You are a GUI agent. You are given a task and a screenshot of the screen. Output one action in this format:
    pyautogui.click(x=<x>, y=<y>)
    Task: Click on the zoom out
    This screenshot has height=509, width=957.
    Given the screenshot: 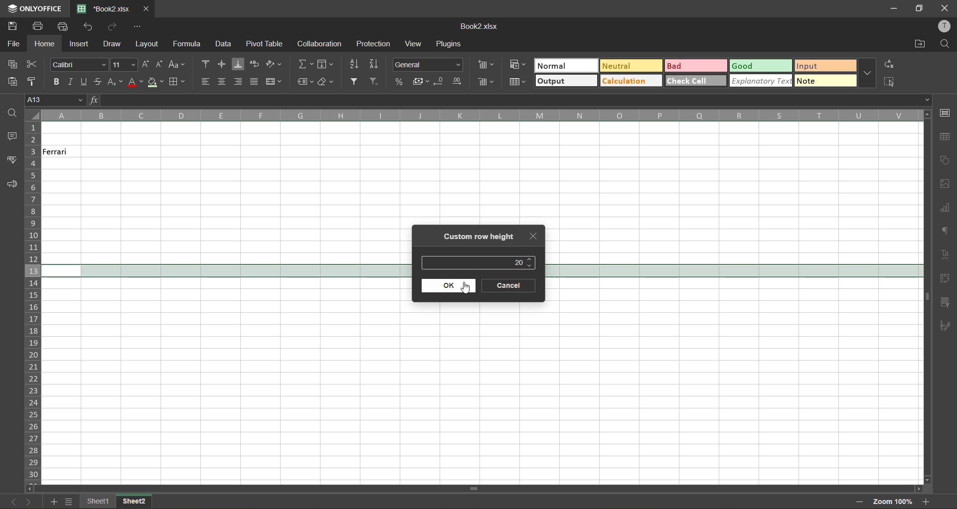 What is the action you would take?
    pyautogui.click(x=856, y=501)
    